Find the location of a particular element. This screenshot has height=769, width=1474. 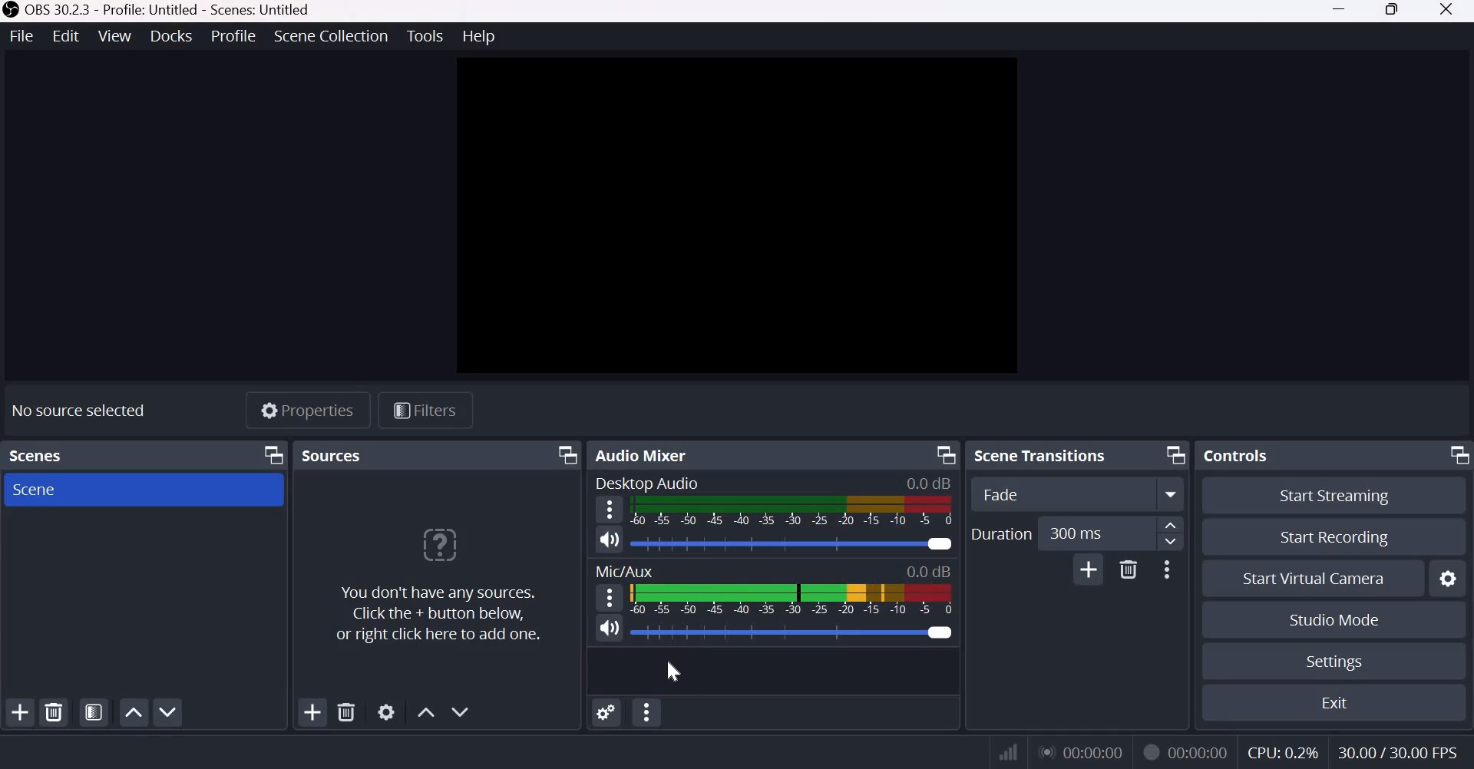

Move scene up is located at coordinates (134, 712).